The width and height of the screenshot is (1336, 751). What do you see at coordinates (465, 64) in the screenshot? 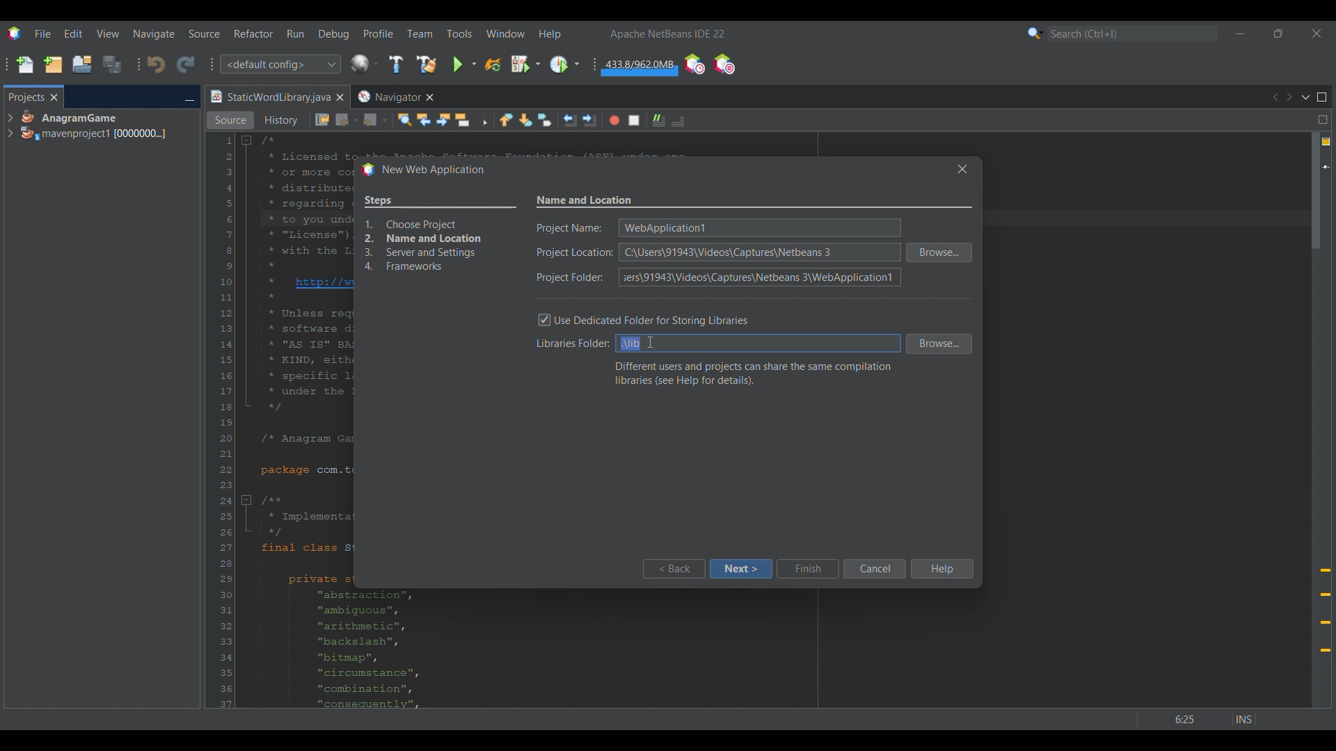
I see `Run main project options` at bounding box center [465, 64].